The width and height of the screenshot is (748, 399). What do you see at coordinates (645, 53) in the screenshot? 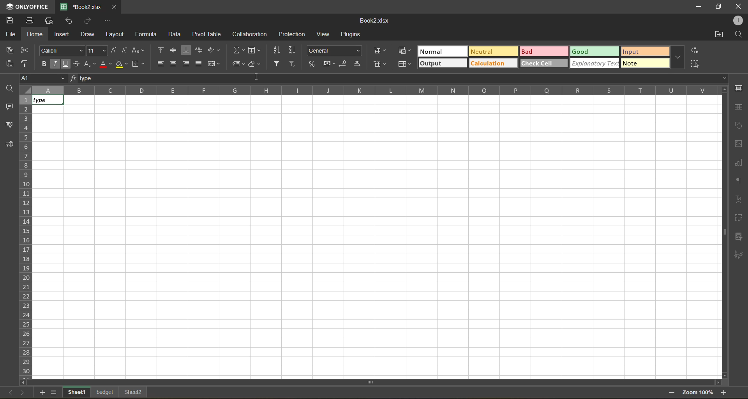
I see `input` at bounding box center [645, 53].